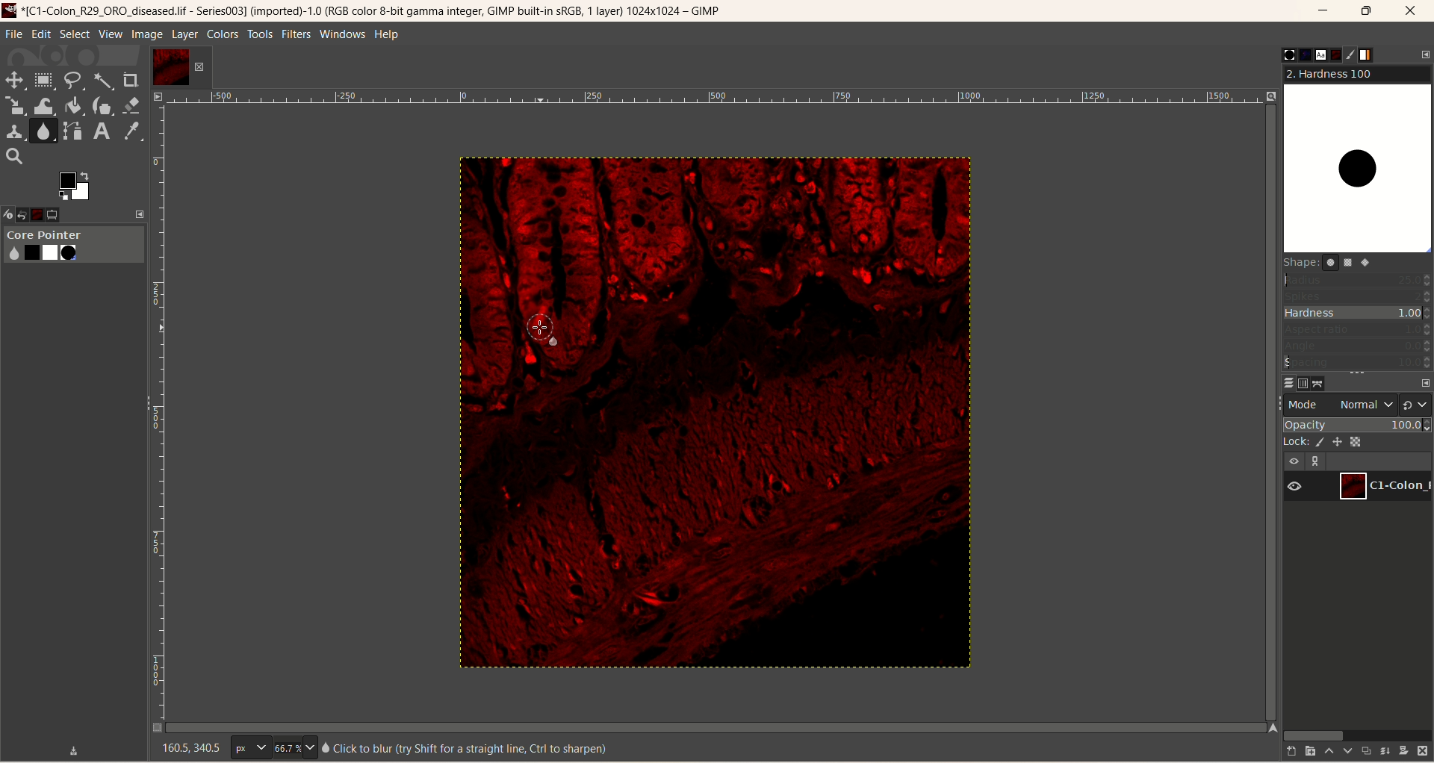 This screenshot has width=1434, height=763. Describe the element at coordinates (102, 105) in the screenshot. I see `ink tool` at that location.